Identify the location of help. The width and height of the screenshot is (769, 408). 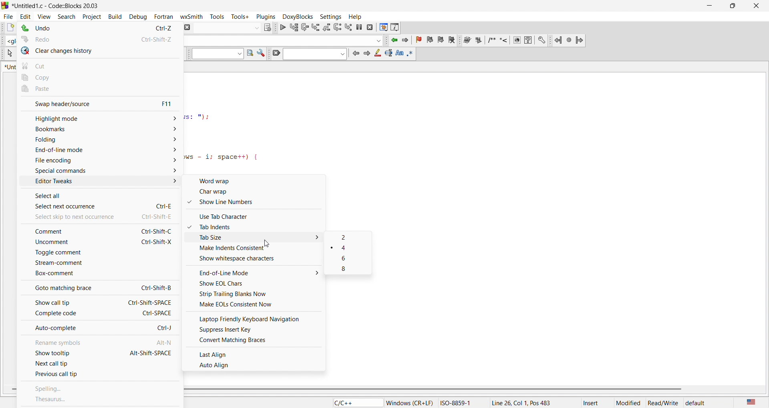
(357, 16).